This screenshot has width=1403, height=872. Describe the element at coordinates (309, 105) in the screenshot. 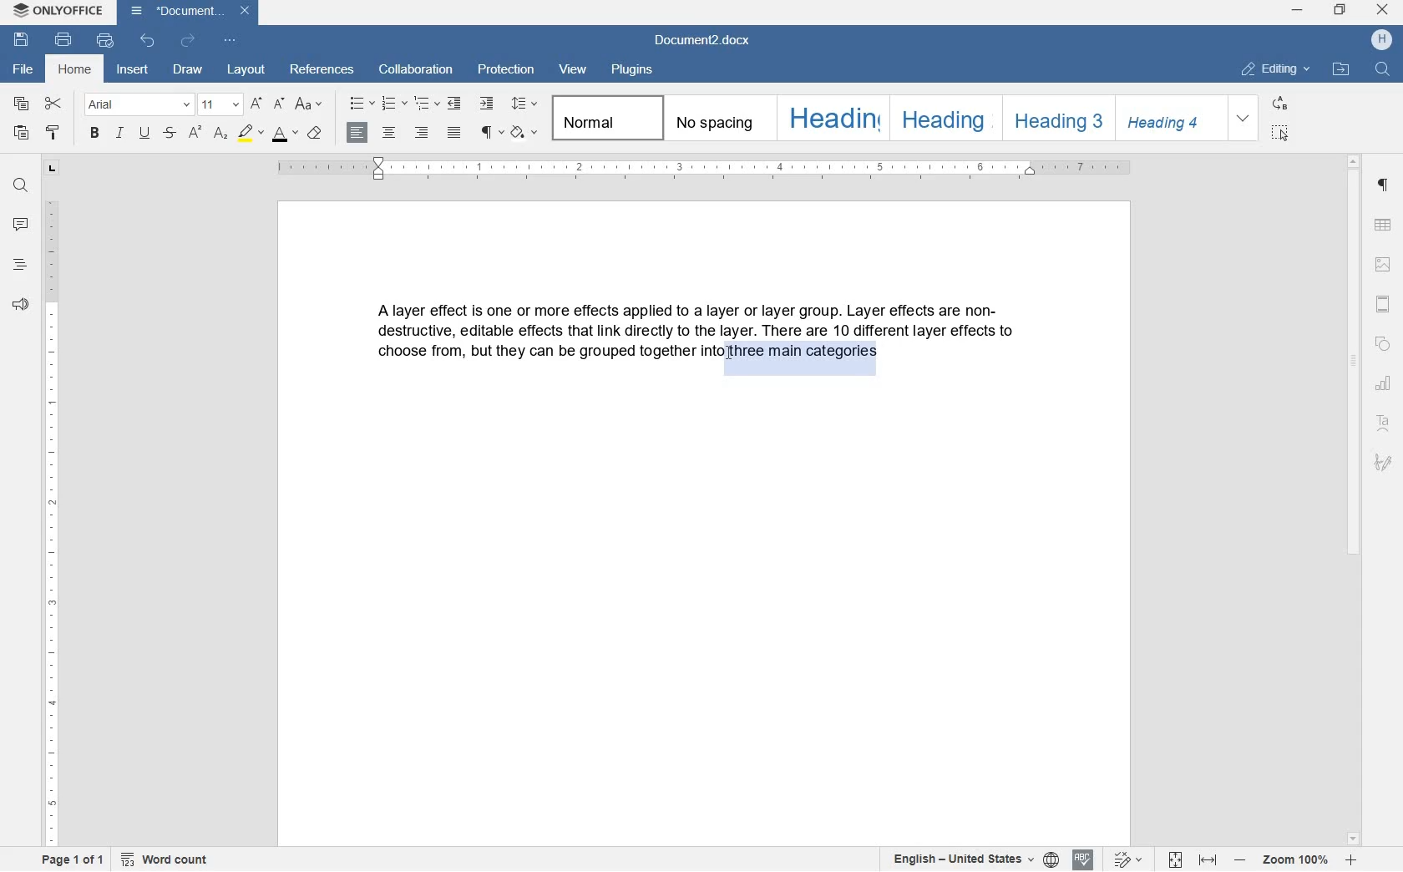

I see `change case` at that location.